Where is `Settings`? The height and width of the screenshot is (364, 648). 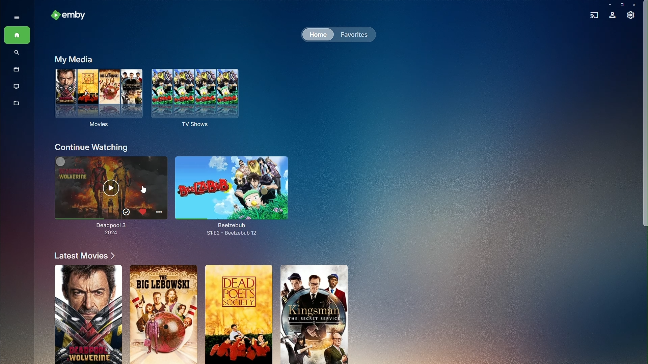
Settings is located at coordinates (630, 15).